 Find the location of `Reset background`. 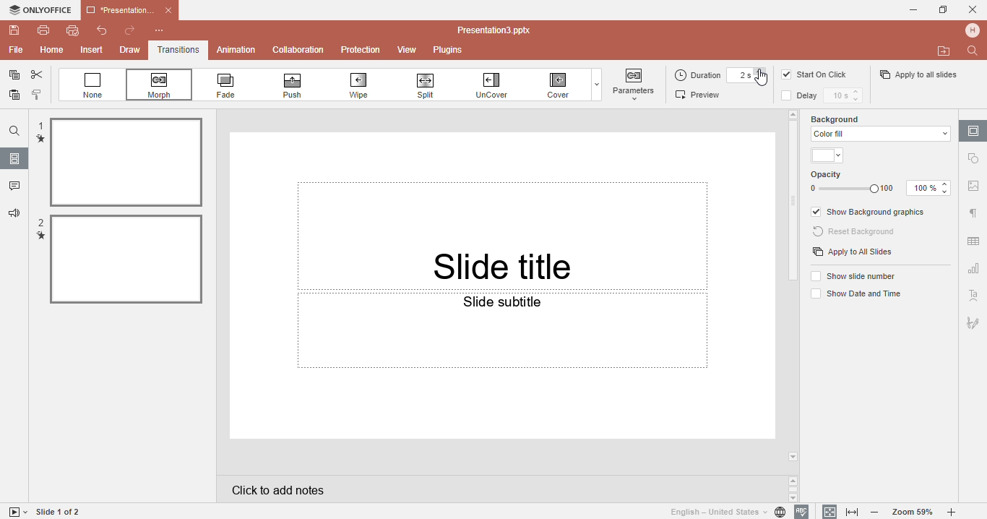

Reset background is located at coordinates (856, 232).